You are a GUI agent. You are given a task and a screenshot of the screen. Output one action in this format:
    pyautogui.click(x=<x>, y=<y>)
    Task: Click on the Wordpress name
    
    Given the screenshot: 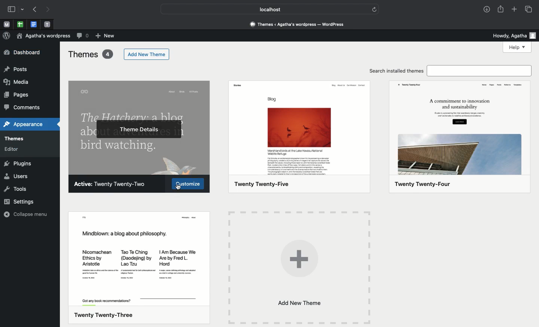 What is the action you would take?
    pyautogui.click(x=43, y=36)
    